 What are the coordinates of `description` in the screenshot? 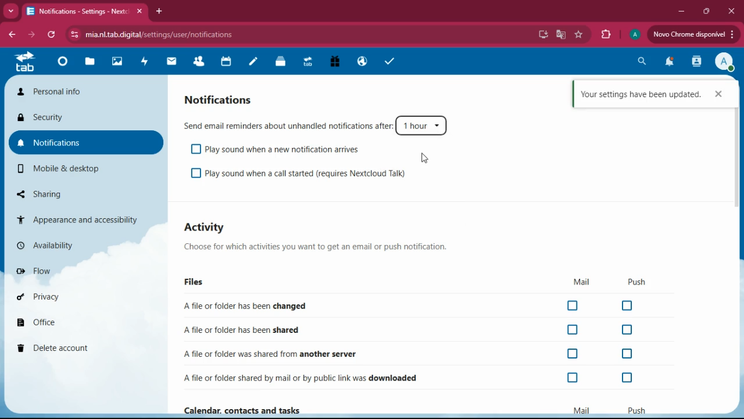 It's located at (324, 246).